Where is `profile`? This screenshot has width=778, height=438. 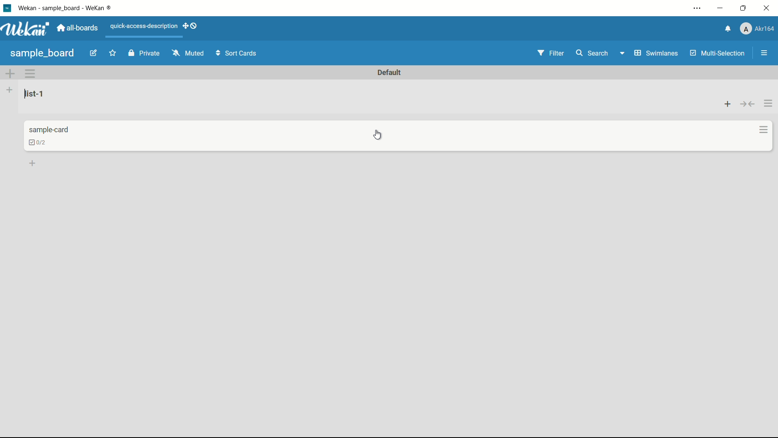
profile is located at coordinates (759, 29).